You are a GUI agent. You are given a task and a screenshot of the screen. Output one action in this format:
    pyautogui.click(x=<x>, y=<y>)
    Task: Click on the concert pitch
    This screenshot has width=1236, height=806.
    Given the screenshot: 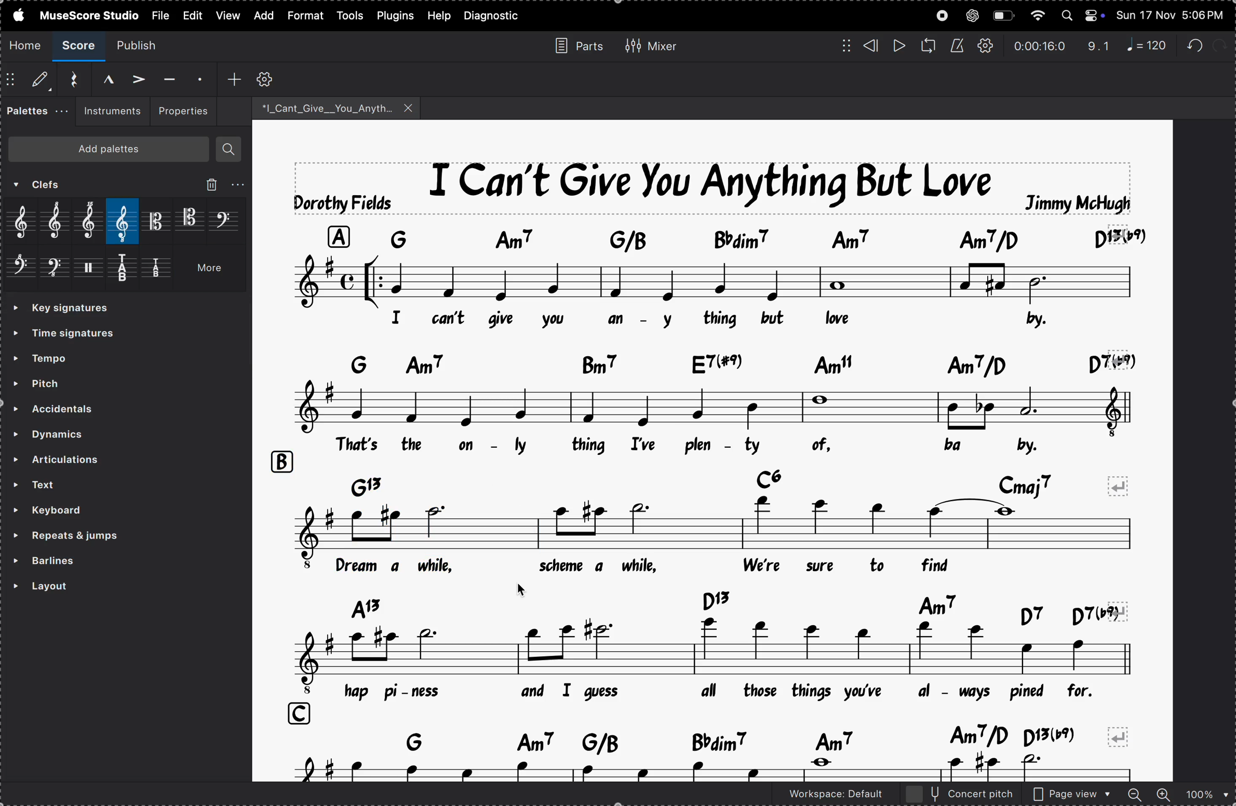 What is the action you would take?
    pyautogui.click(x=960, y=794)
    